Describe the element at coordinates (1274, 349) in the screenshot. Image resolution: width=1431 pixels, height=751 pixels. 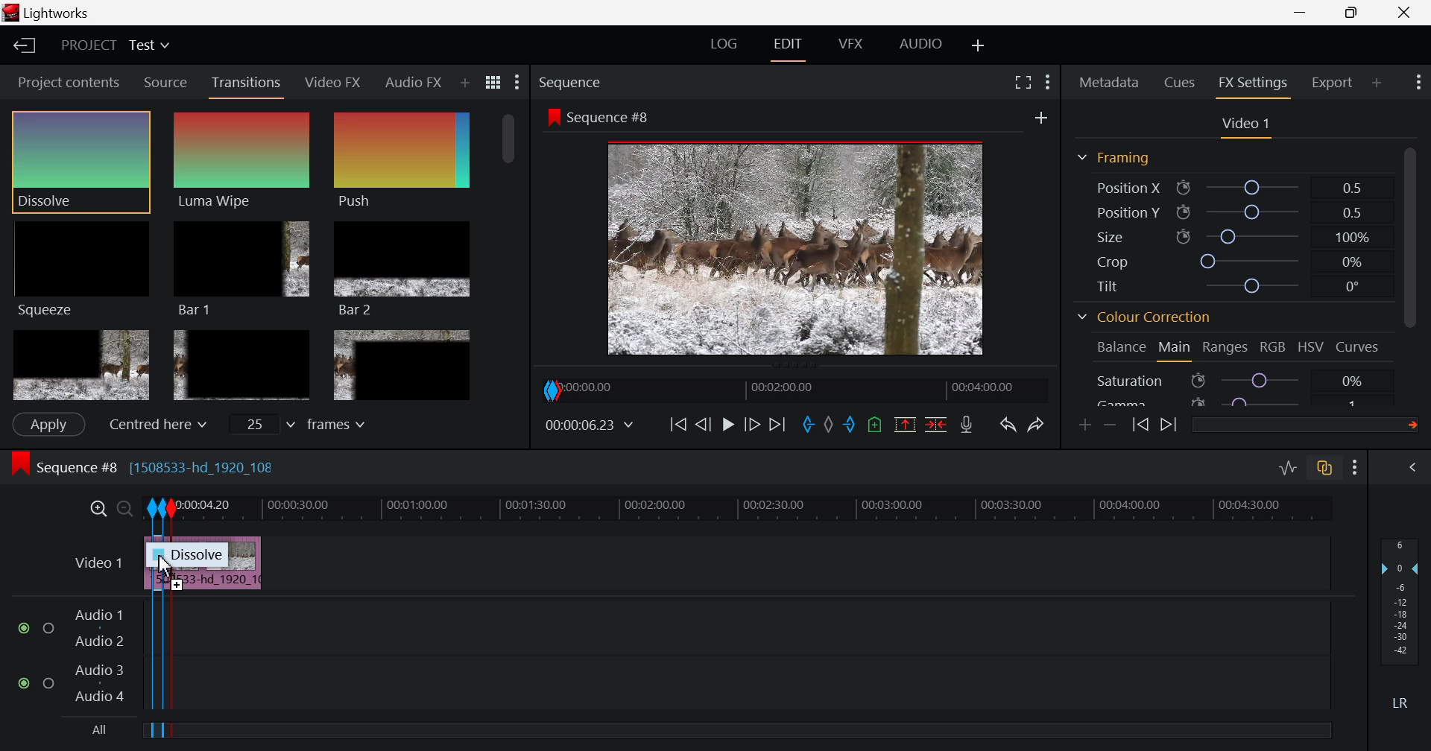
I see `RGB Tab` at that location.